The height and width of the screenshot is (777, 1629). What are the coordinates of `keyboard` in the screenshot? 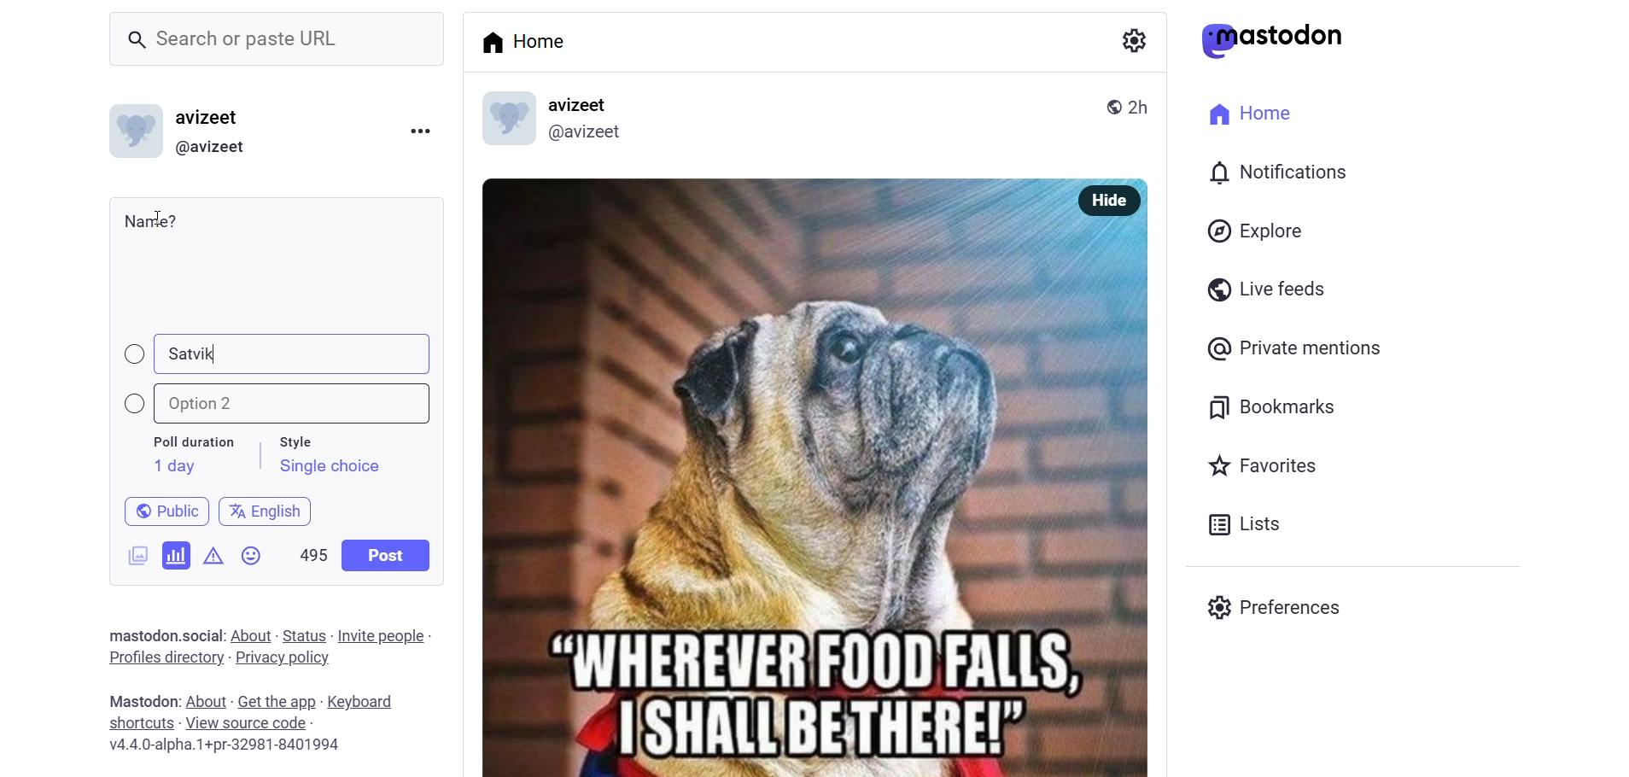 It's located at (368, 703).